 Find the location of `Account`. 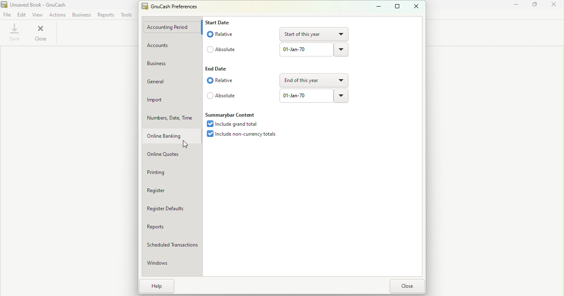

Account is located at coordinates (170, 46).